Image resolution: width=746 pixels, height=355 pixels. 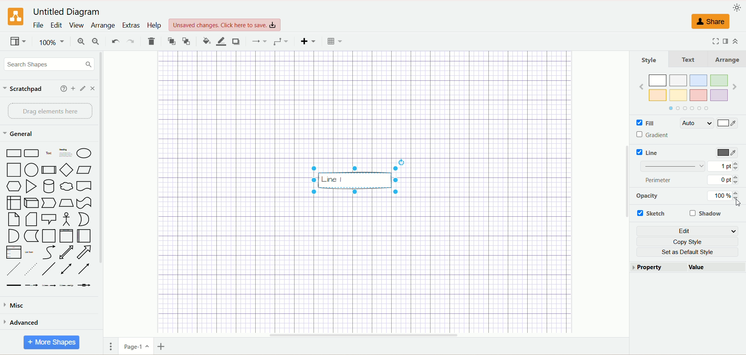 I want to click on Trapezoid, so click(x=66, y=204).